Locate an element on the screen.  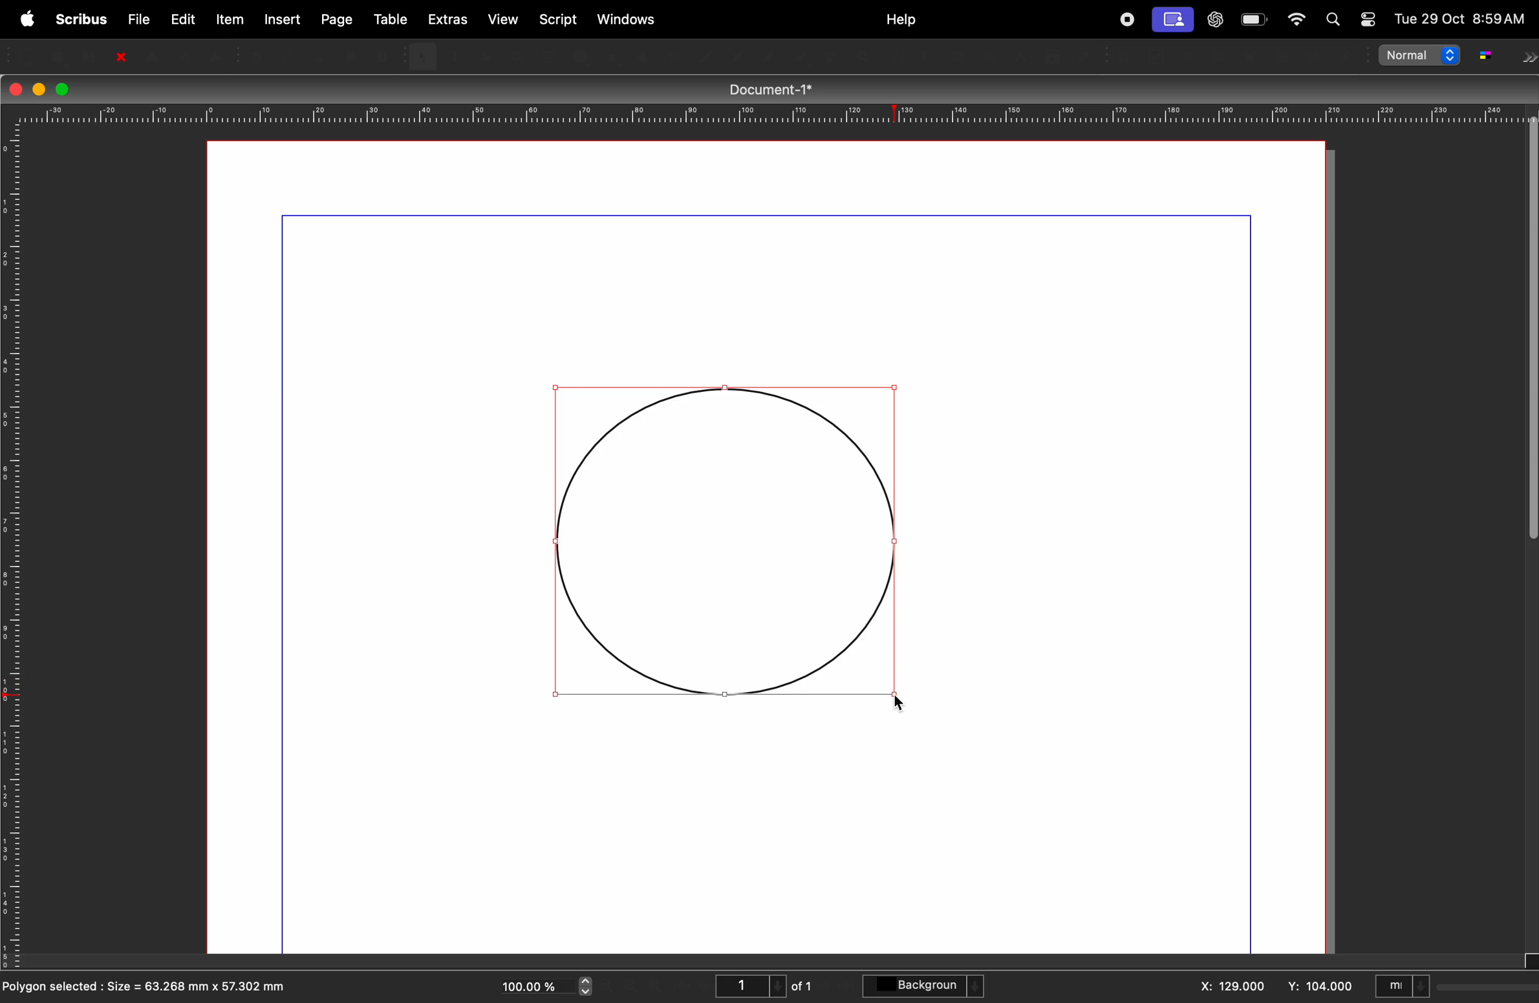
table is located at coordinates (389, 16).